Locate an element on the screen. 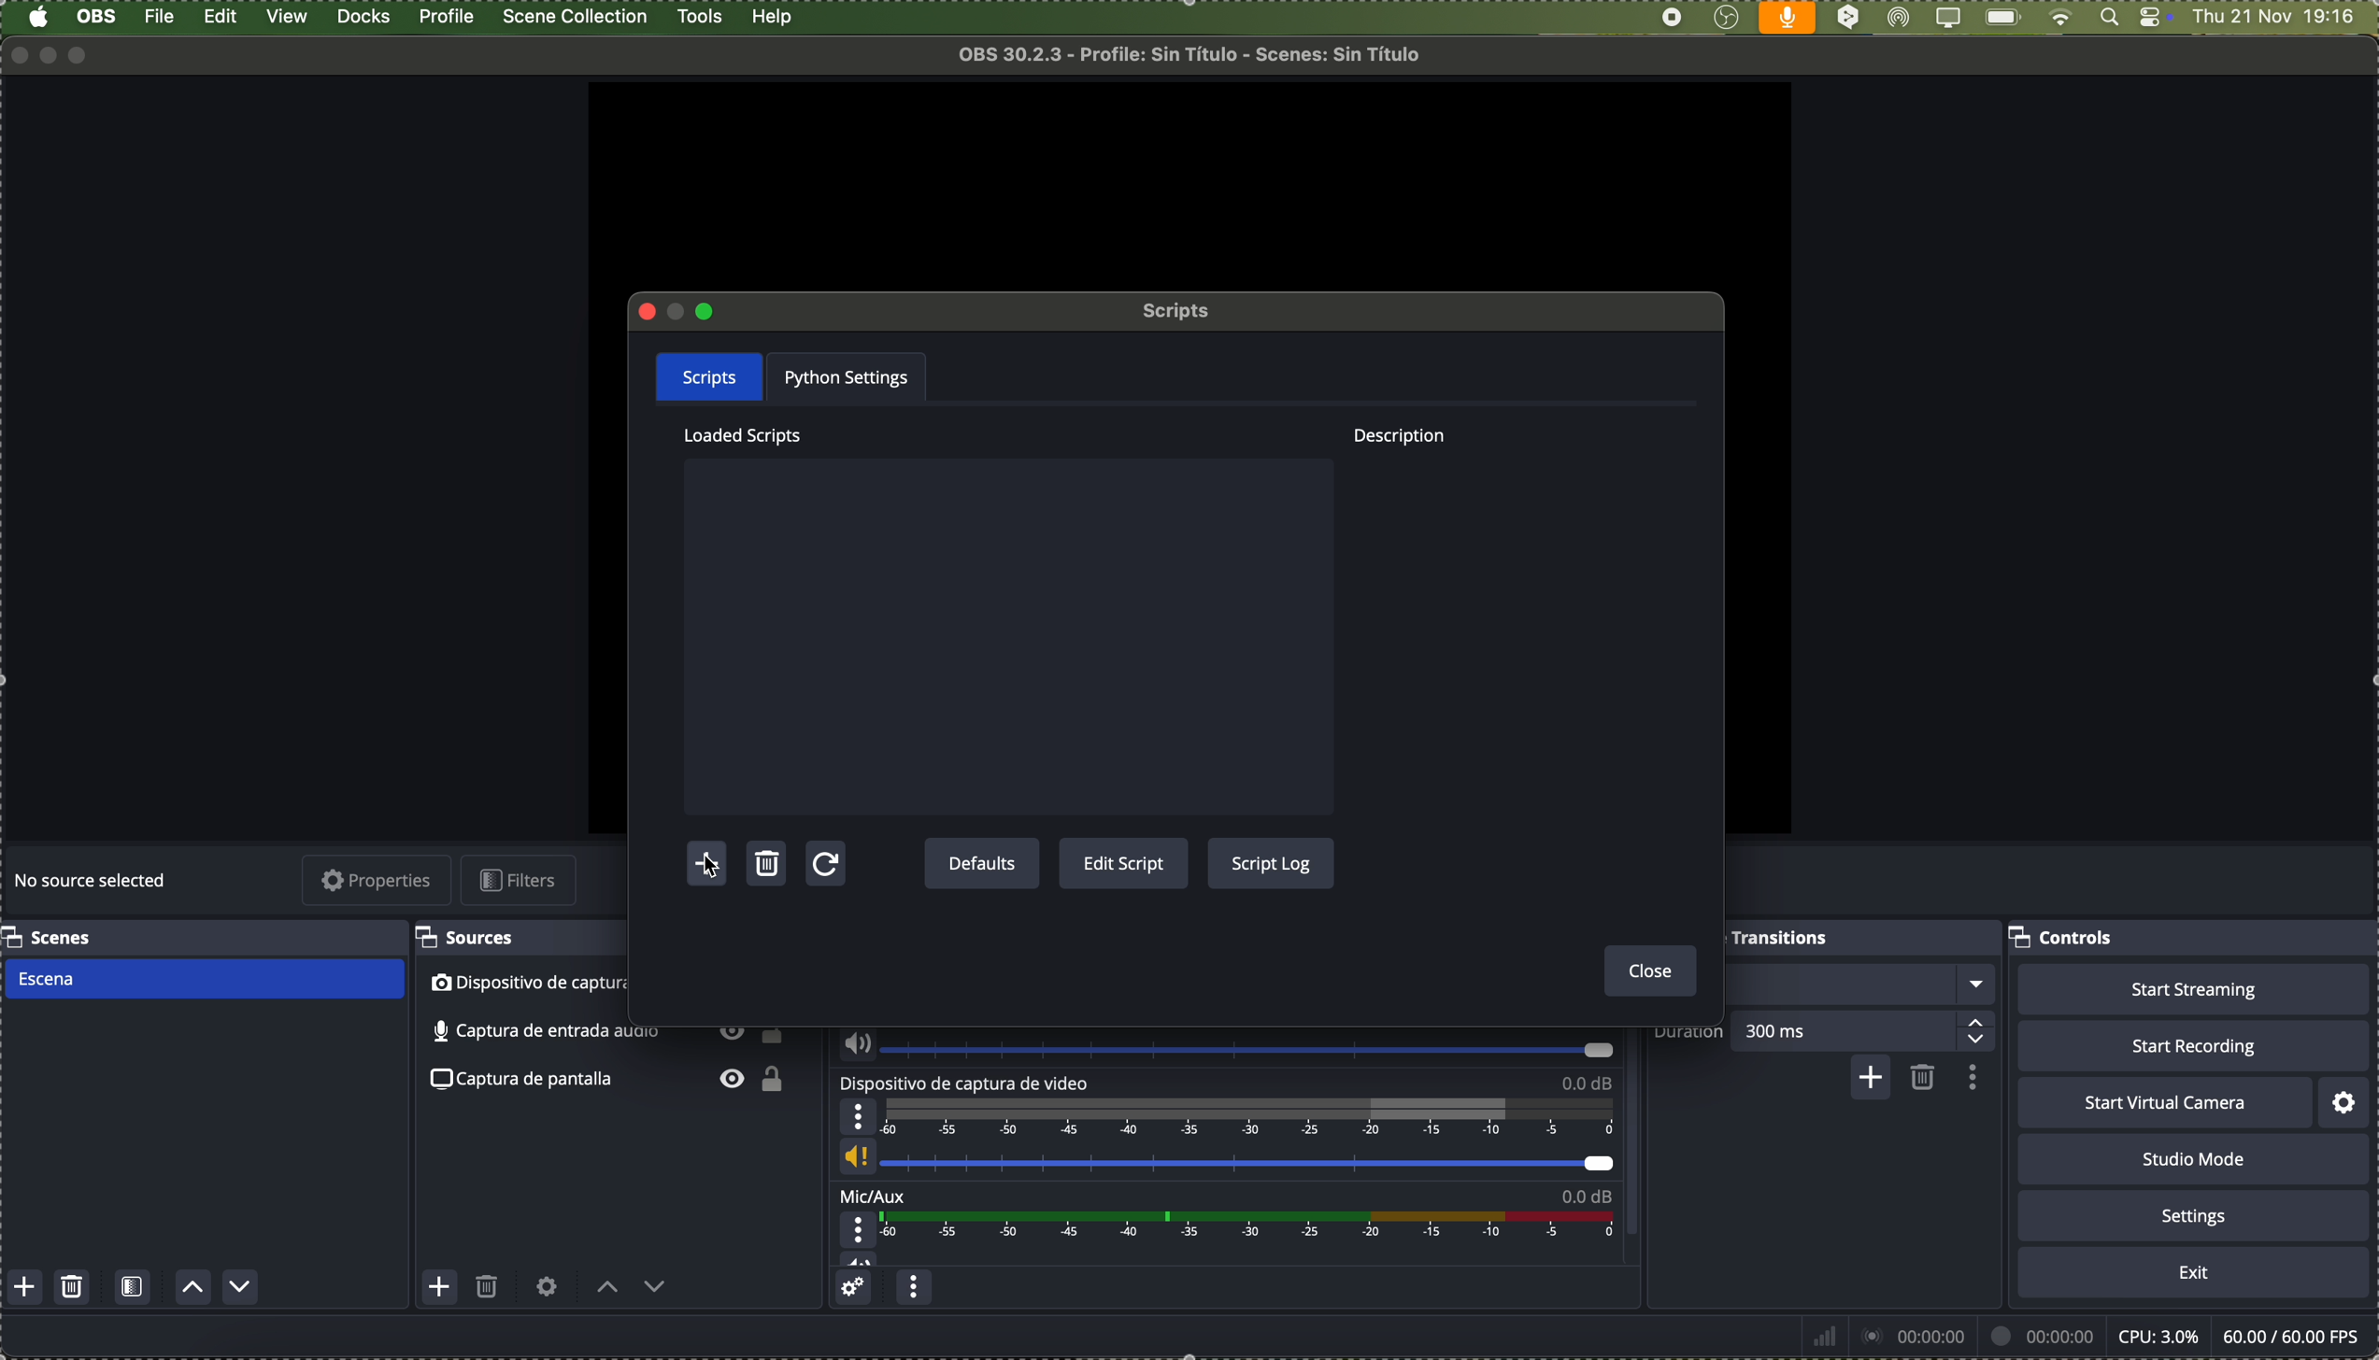 The width and height of the screenshot is (2379, 1360). wifi is located at coordinates (2060, 19).